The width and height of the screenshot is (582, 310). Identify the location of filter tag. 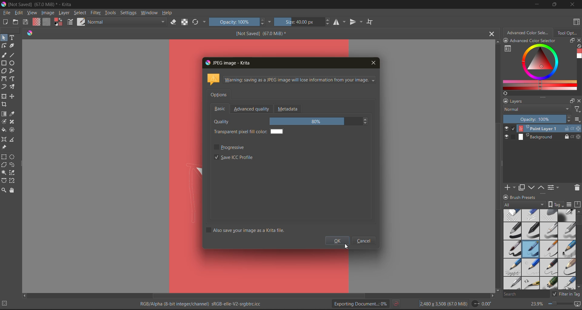
(566, 295).